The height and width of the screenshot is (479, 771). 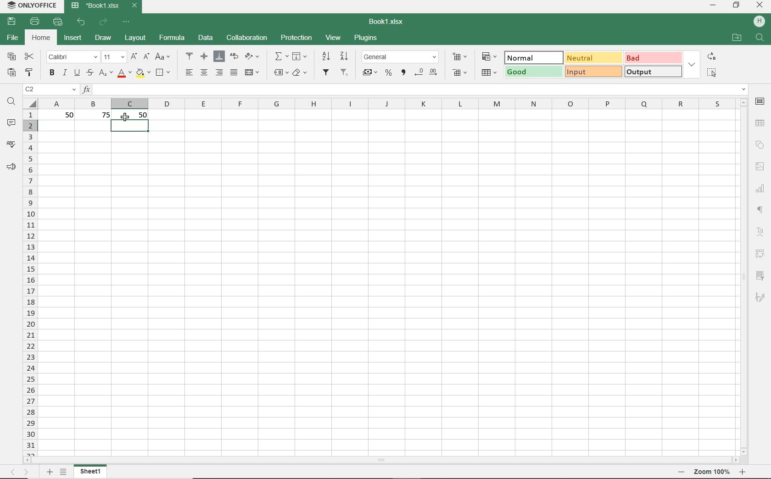 What do you see at coordinates (35, 22) in the screenshot?
I see `print` at bounding box center [35, 22].